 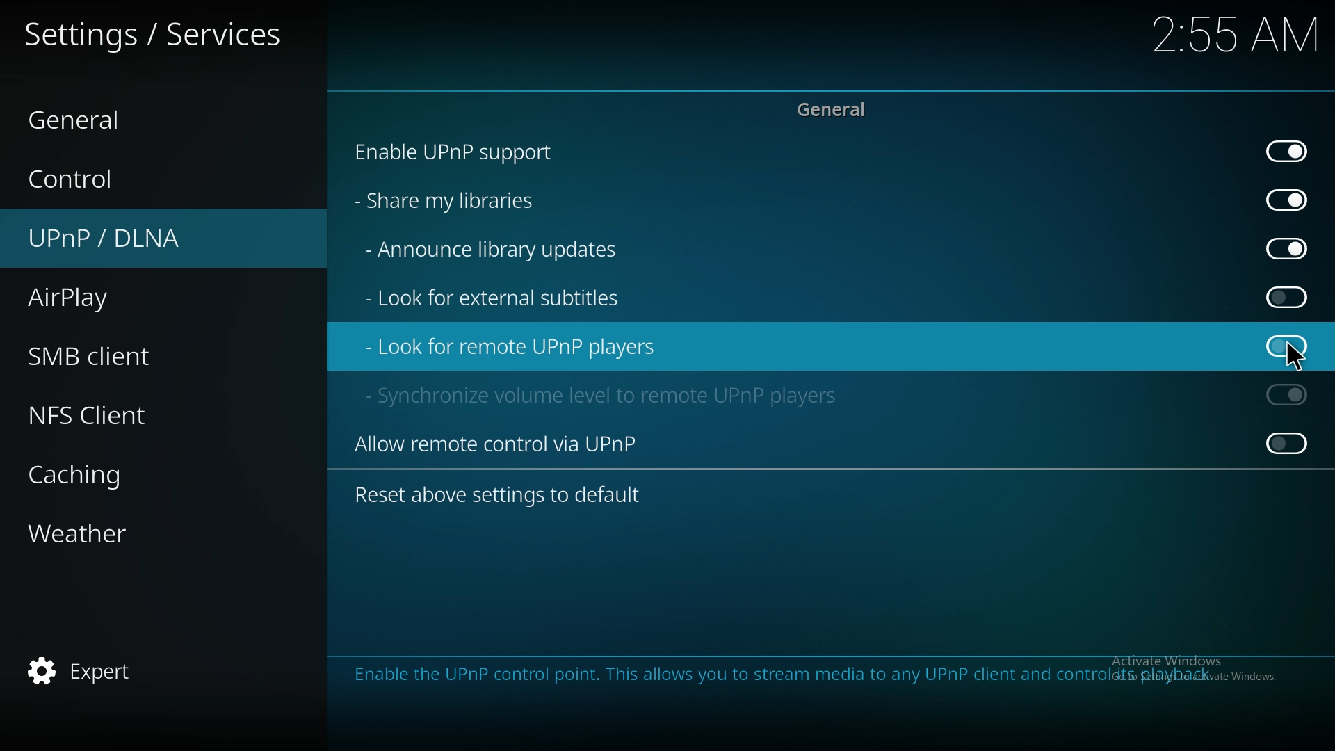 I want to click on on, so click(x=1289, y=200).